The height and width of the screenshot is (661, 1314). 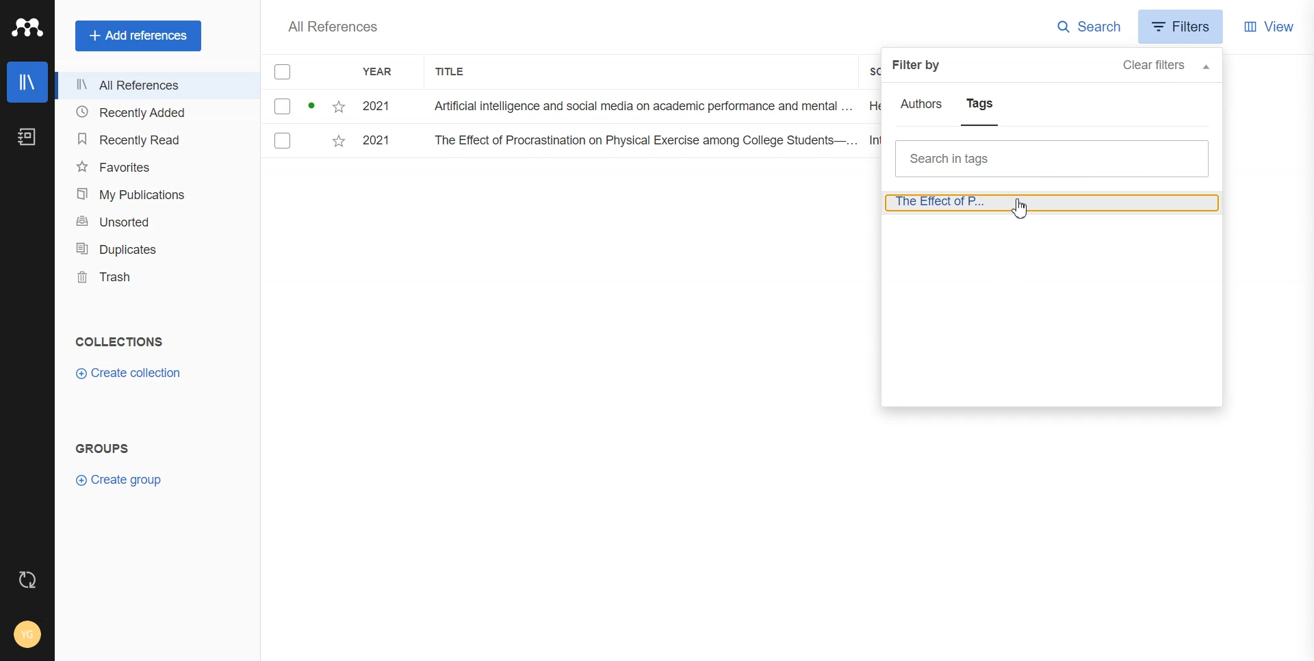 What do you see at coordinates (571, 140) in the screenshot?
I see `File` at bounding box center [571, 140].